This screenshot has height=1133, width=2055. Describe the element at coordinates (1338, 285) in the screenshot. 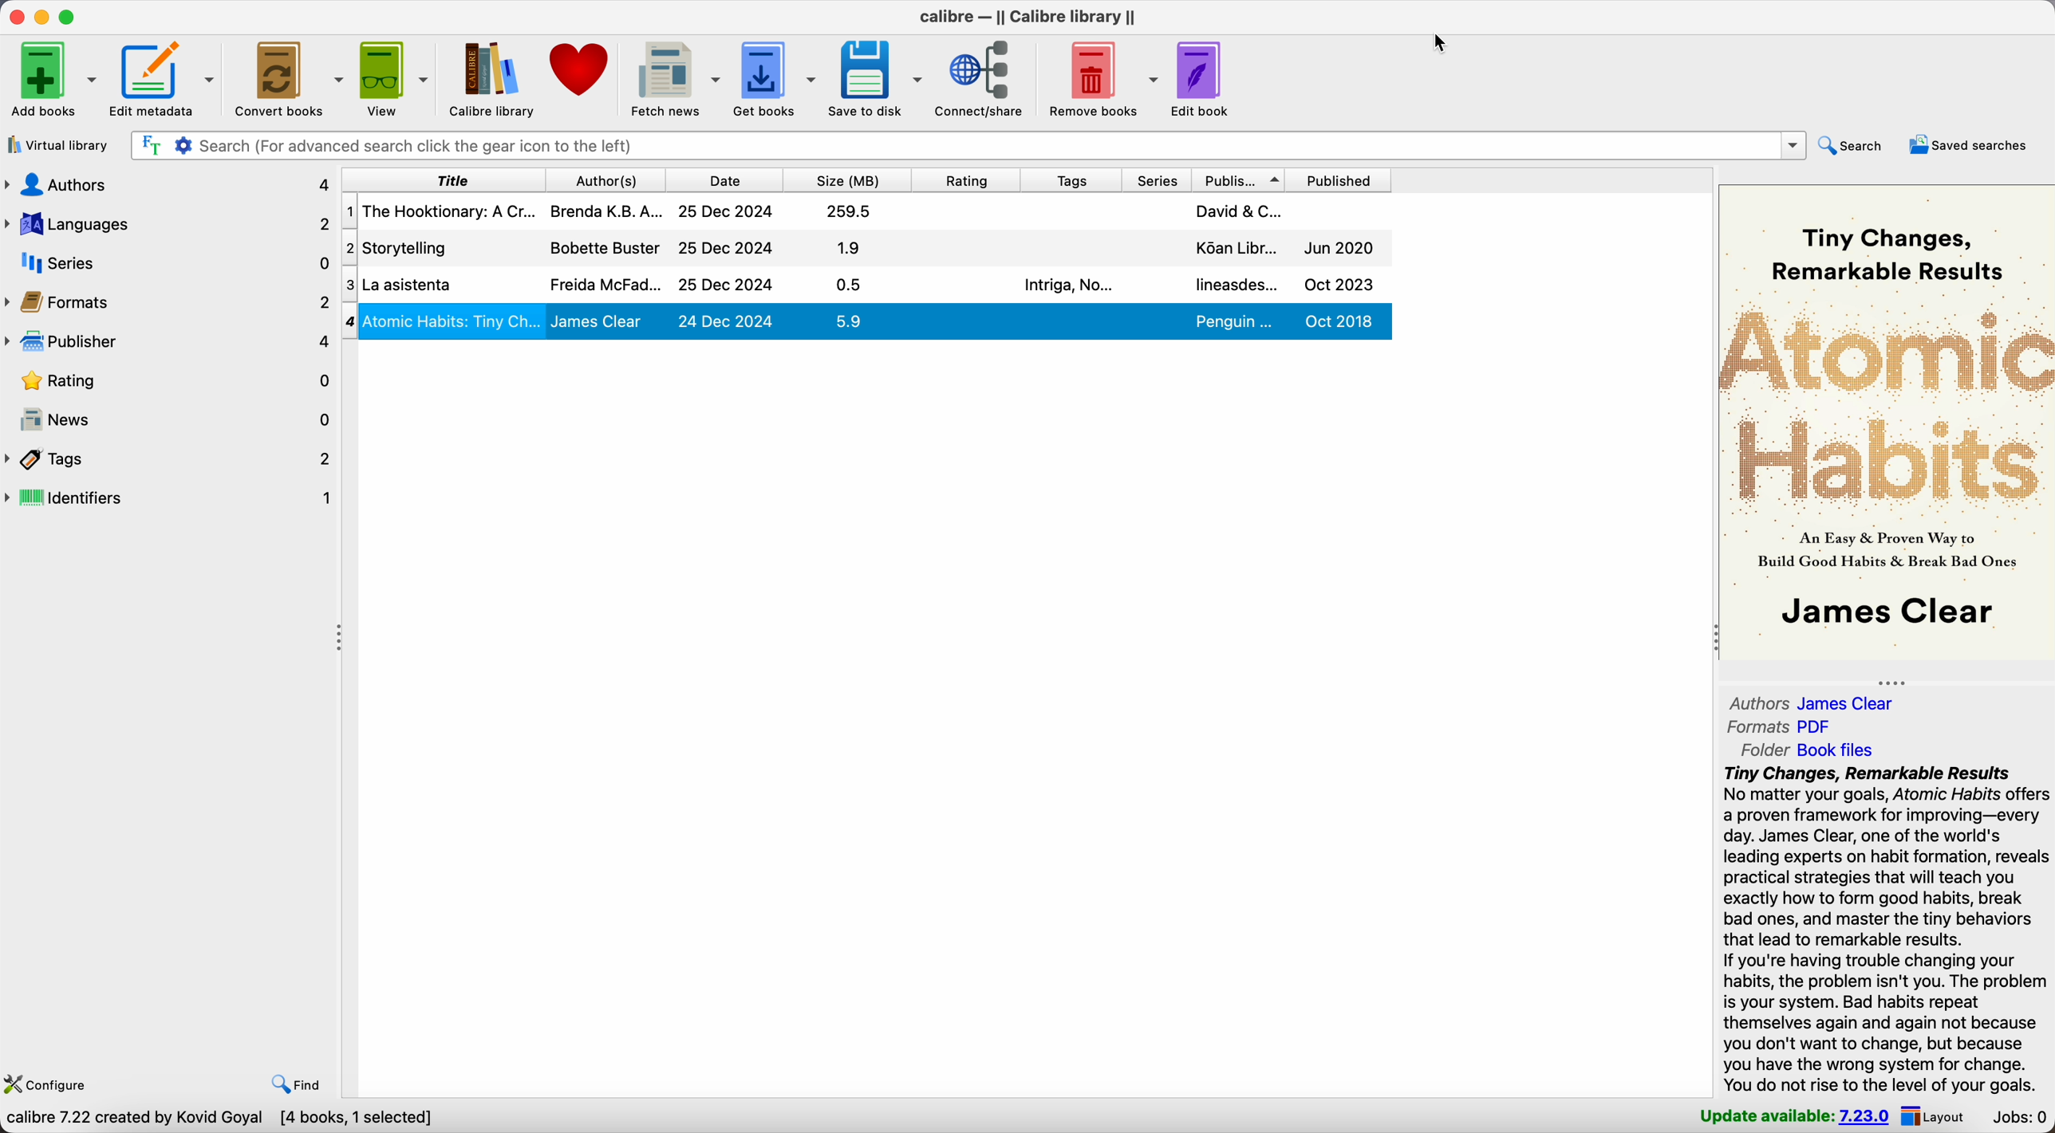

I see `oct 2023` at that location.